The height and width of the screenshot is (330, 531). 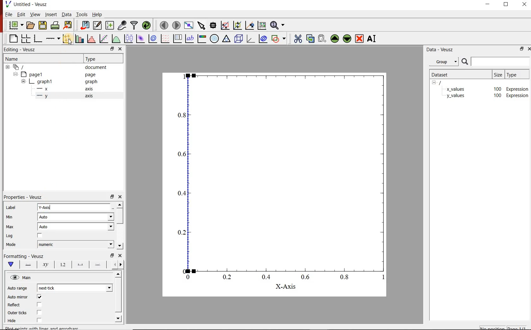 I want to click on checkbox, so click(x=40, y=320).